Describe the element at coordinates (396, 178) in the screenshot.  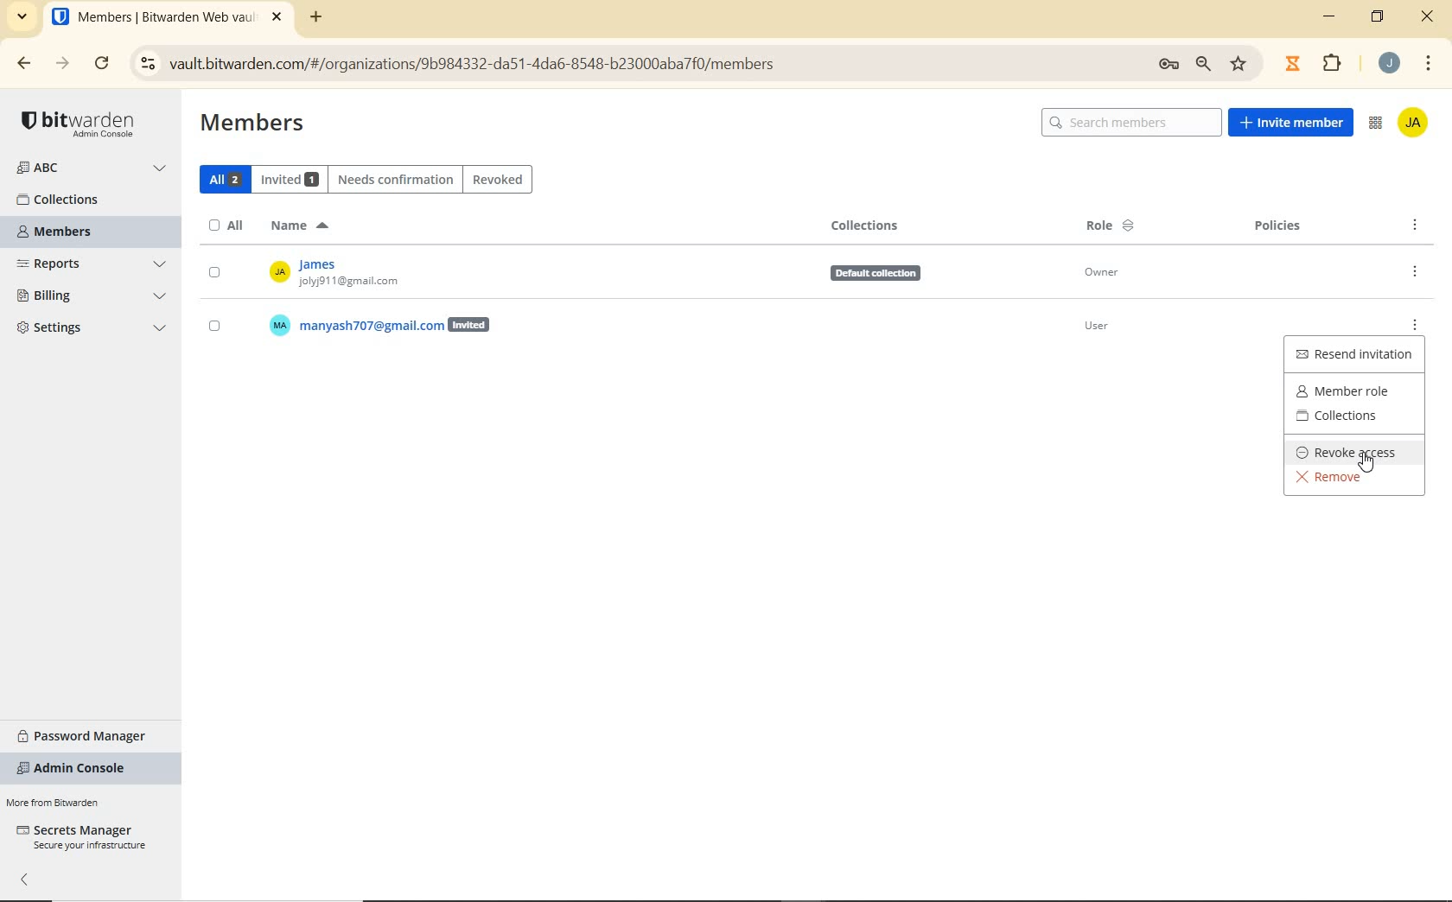
I see `NEEDS CONFIRMATION` at that location.